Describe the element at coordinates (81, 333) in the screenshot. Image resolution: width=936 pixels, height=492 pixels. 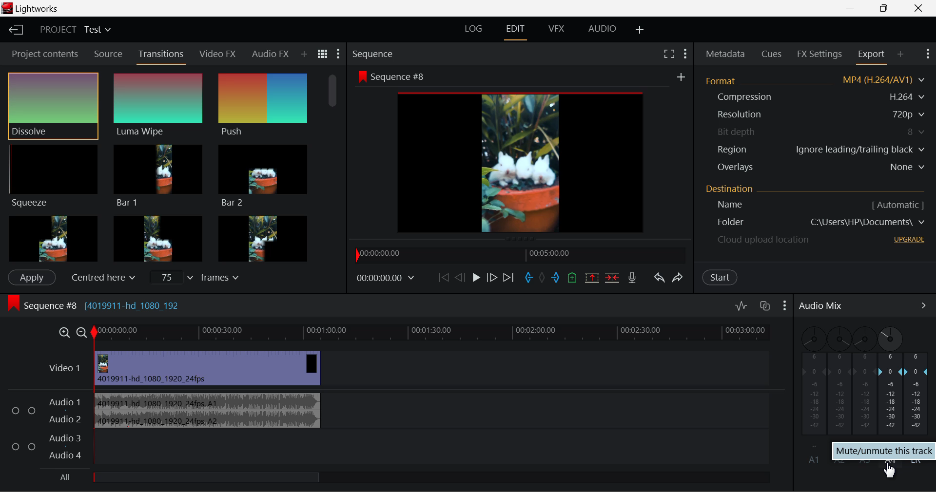
I see `Timeline Zoom Out` at that location.